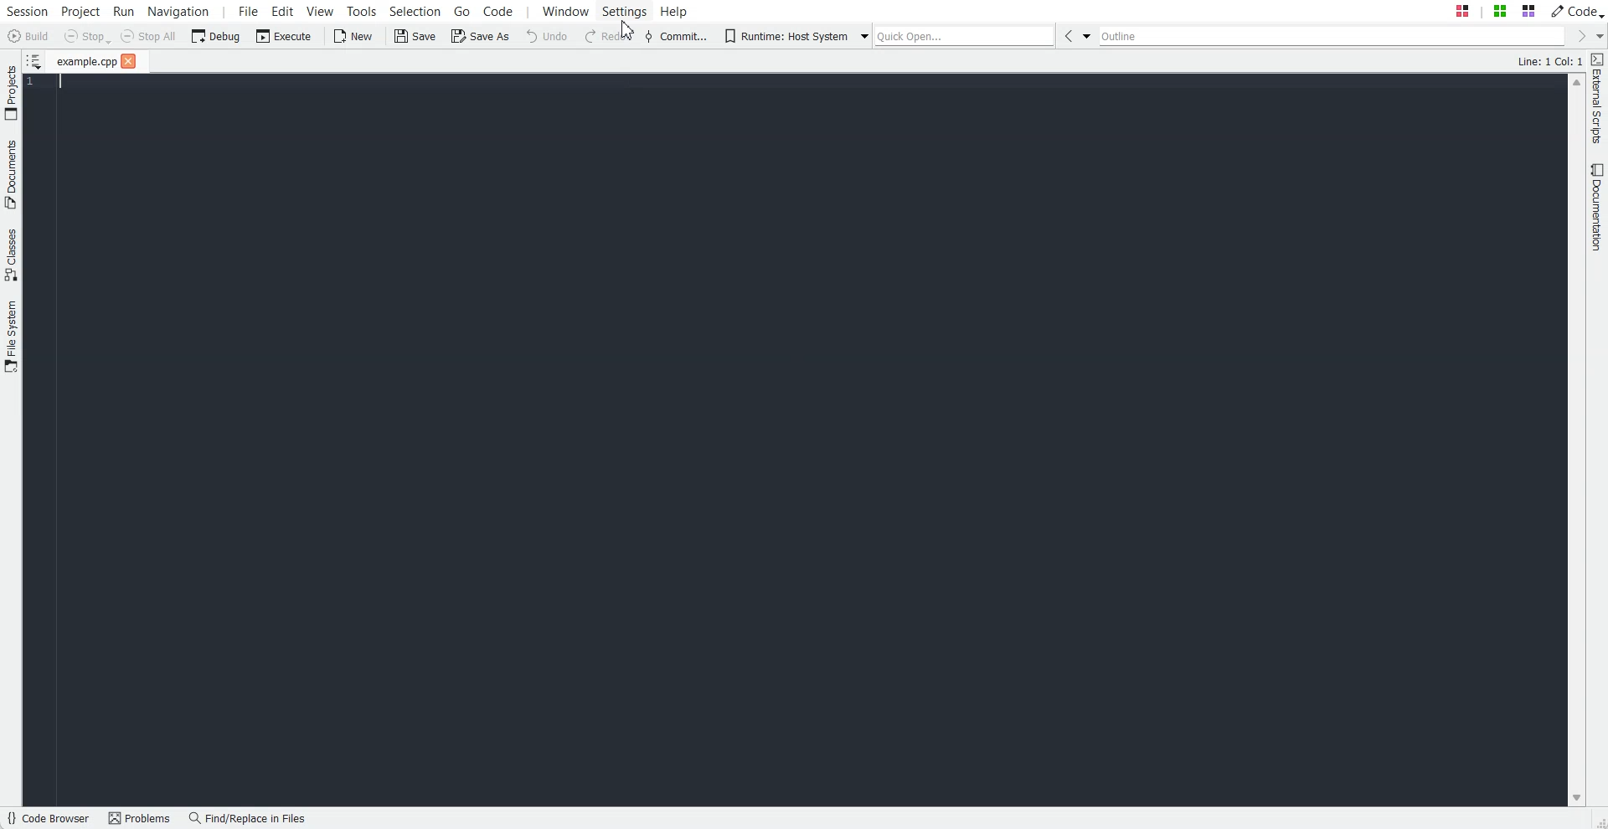 This screenshot has width=1608, height=829. I want to click on Drop down box, so click(1598, 36).